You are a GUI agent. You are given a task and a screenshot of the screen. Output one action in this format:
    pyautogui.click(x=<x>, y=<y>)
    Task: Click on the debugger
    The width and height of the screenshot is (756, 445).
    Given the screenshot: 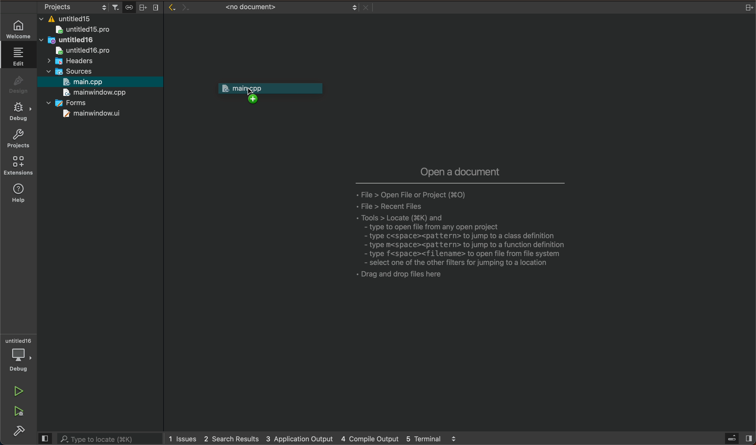 What is the action you would take?
    pyautogui.click(x=18, y=355)
    